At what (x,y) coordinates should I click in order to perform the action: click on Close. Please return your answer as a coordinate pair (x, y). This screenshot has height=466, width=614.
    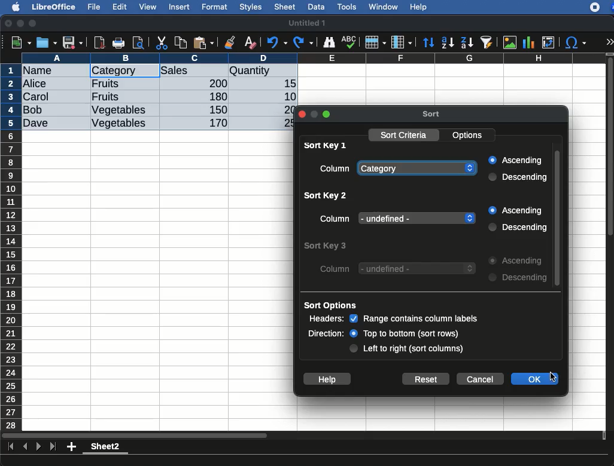
    Looking at the image, I should click on (301, 114).